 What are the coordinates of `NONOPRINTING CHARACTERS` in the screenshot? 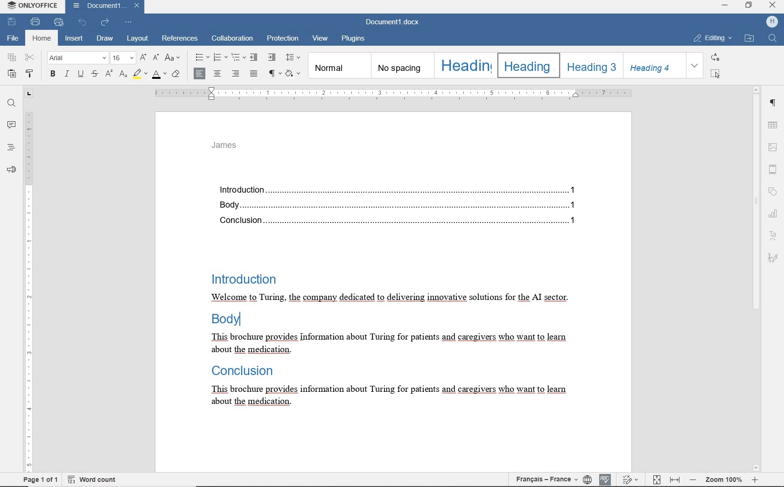 It's located at (275, 74).